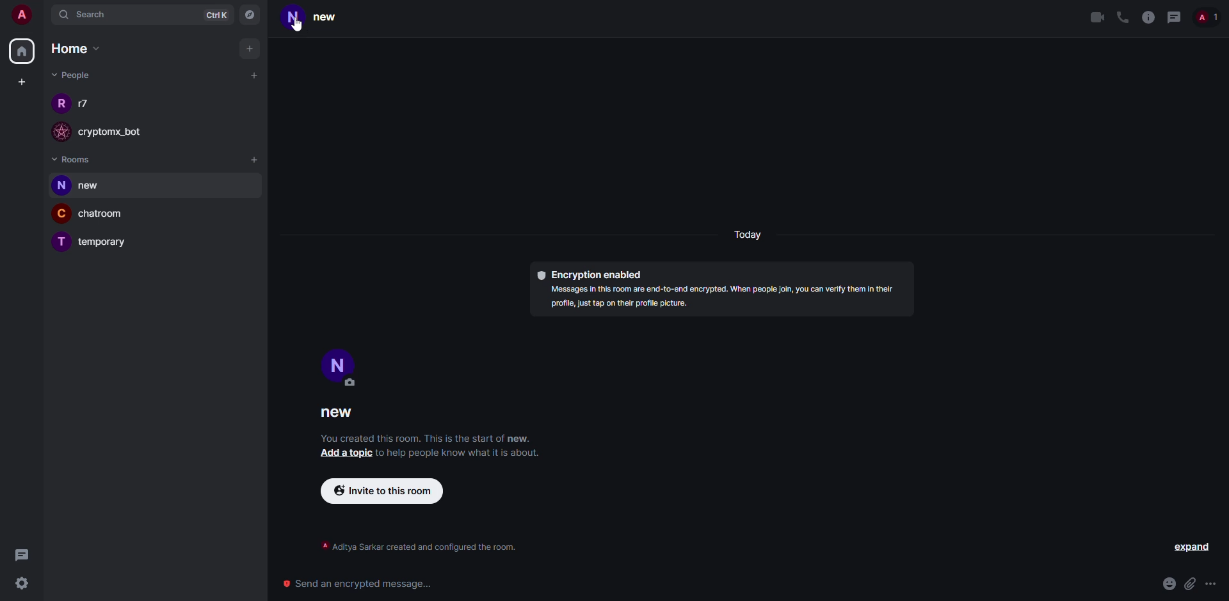 This screenshot has width=1229, height=601. I want to click on room, so click(107, 215).